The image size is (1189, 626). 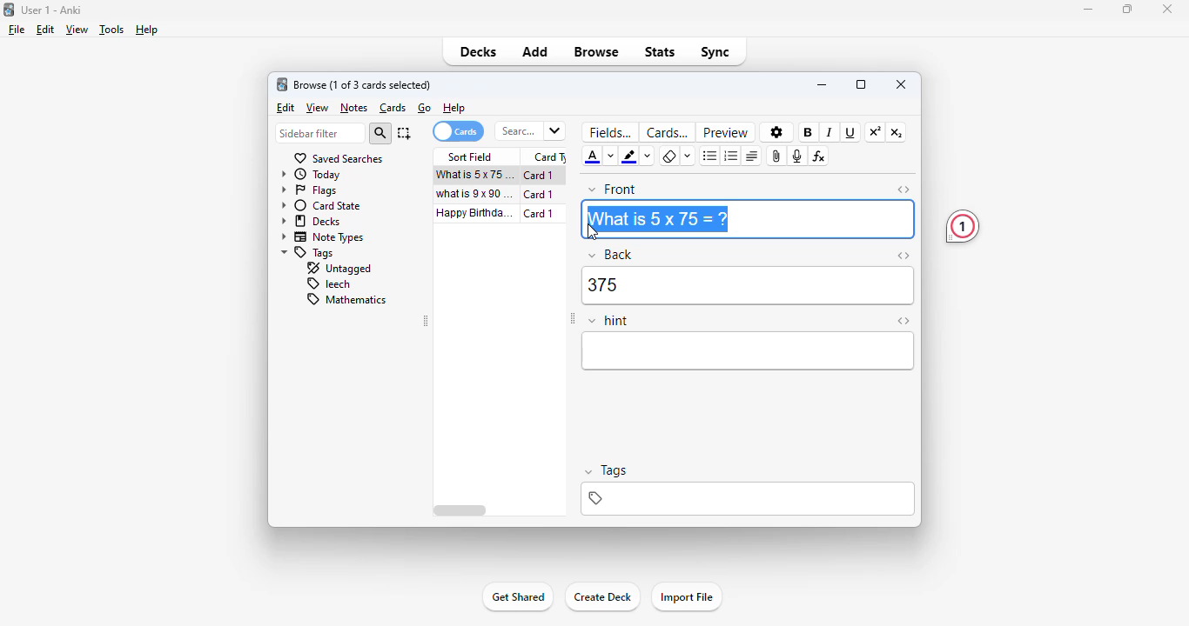 I want to click on notes, so click(x=353, y=108).